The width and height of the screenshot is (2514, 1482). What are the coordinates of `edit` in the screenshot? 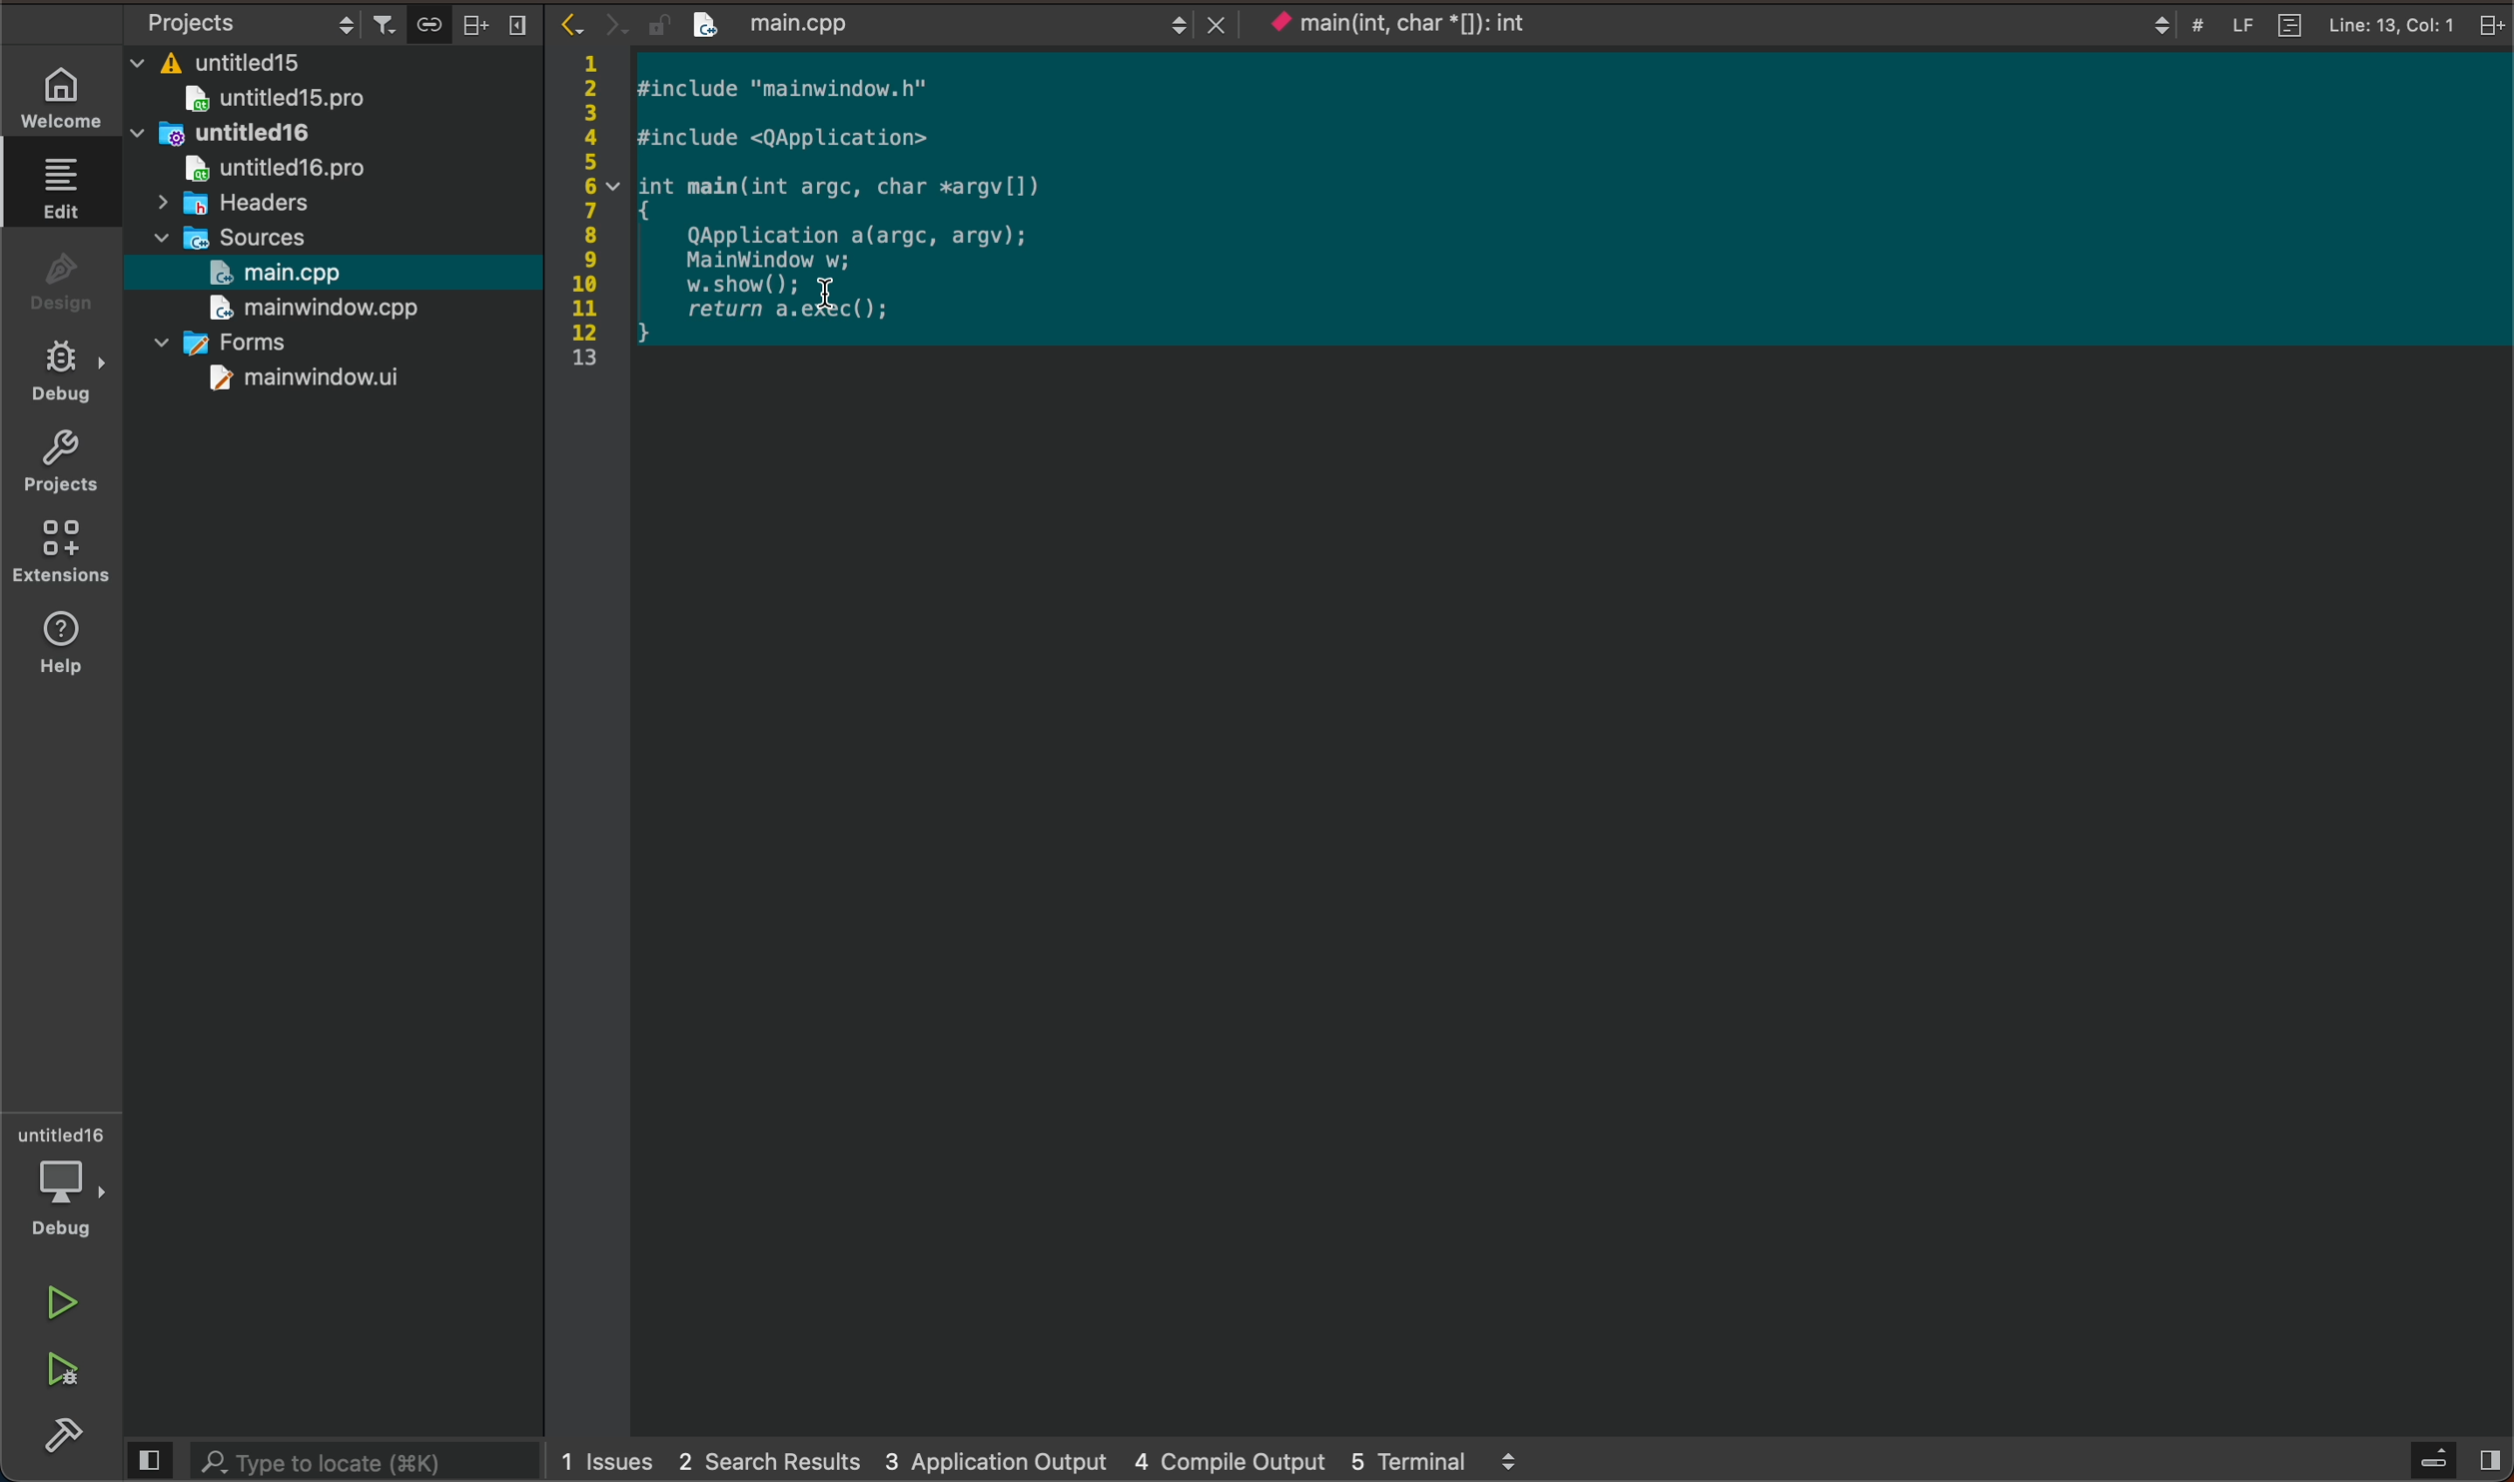 It's located at (57, 188).